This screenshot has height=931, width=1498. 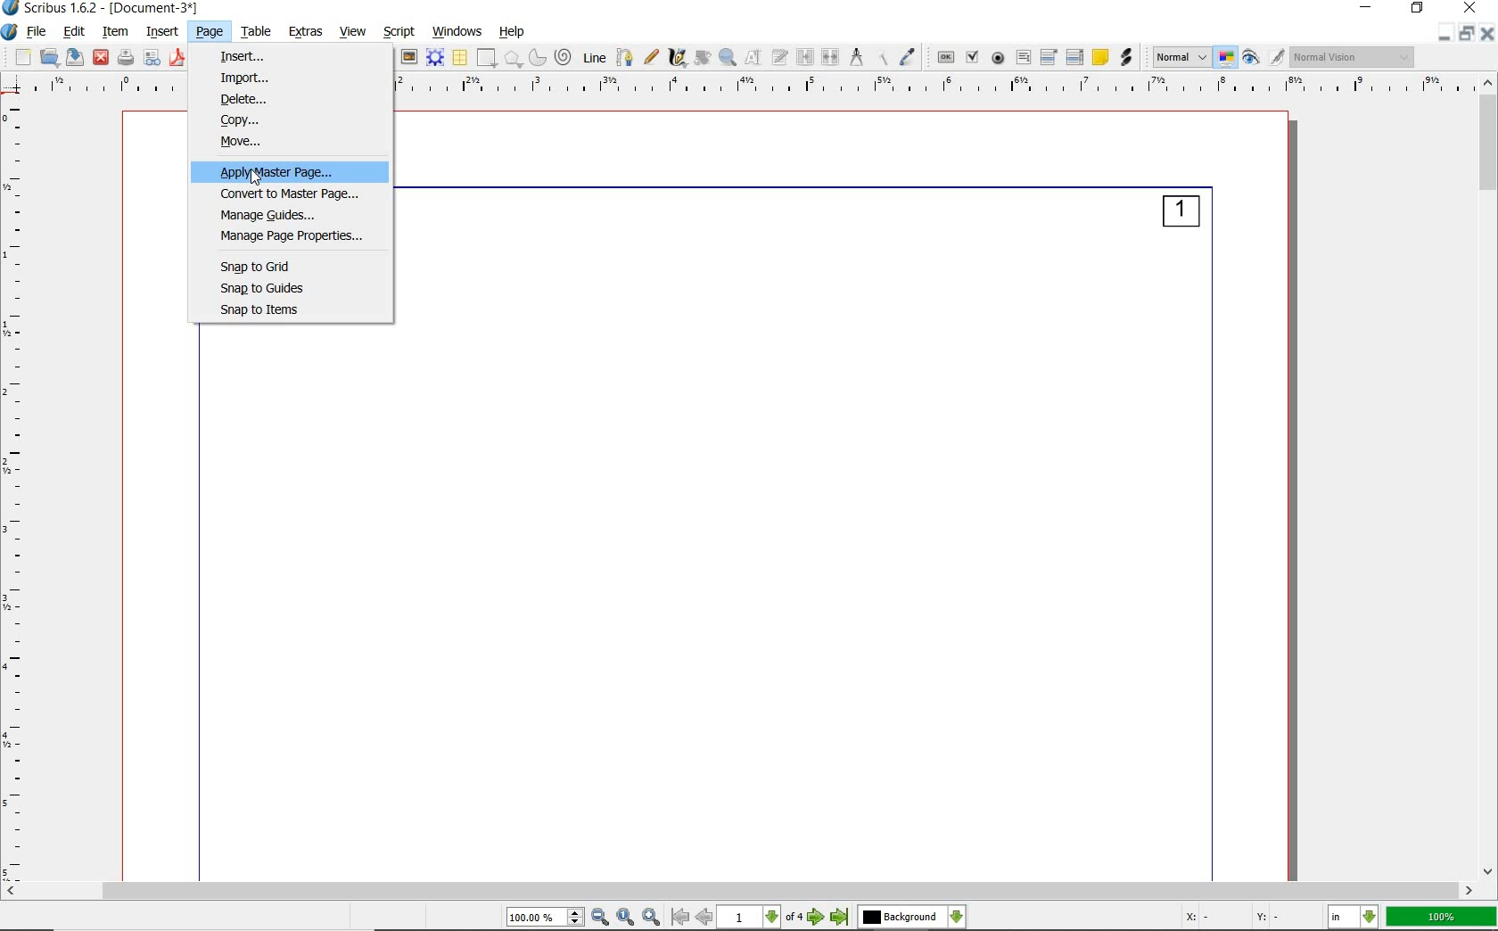 I want to click on file, so click(x=38, y=32).